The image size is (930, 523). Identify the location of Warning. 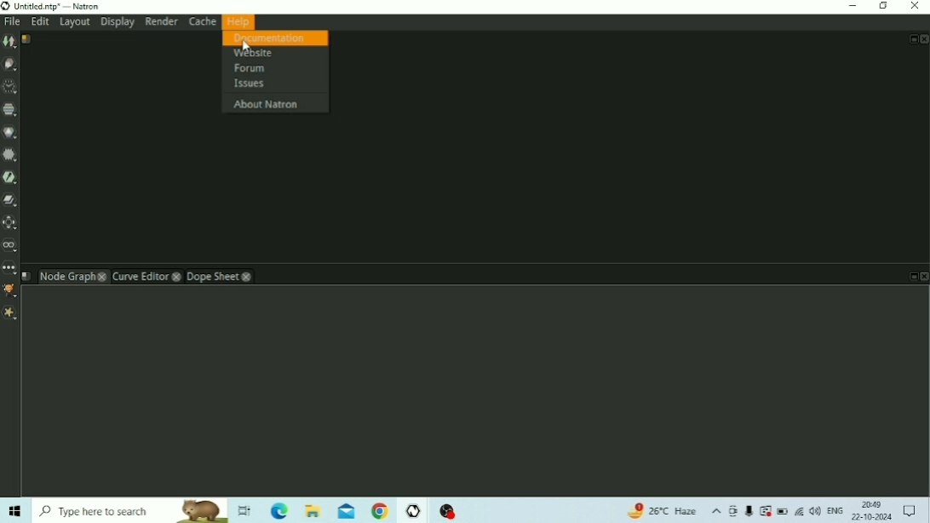
(764, 510).